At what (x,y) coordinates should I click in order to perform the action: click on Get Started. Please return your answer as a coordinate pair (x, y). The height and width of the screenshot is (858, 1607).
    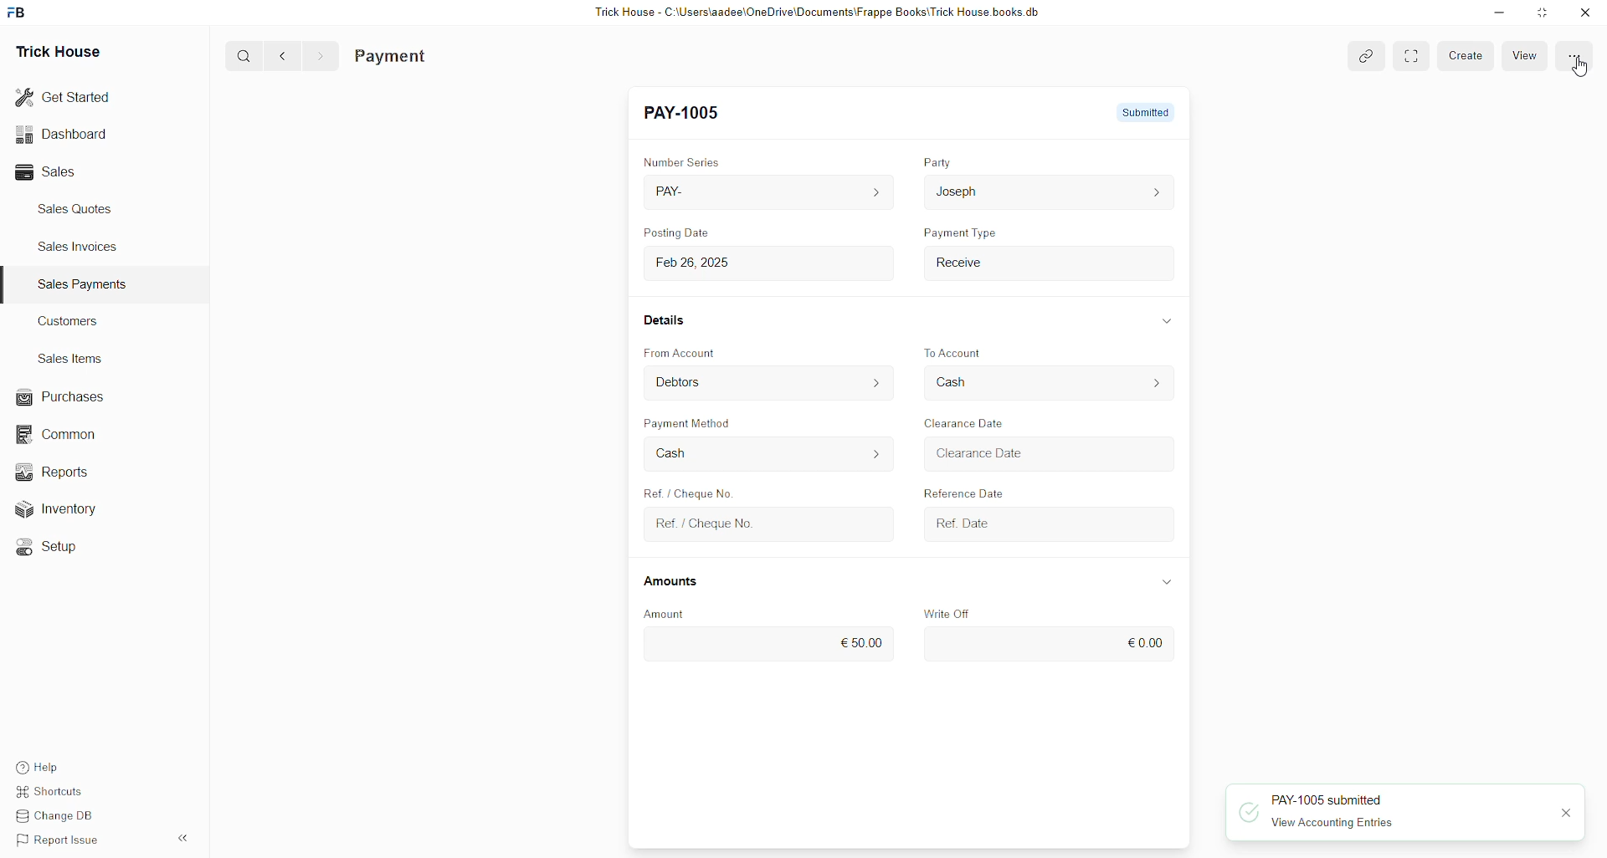
    Looking at the image, I should click on (64, 98).